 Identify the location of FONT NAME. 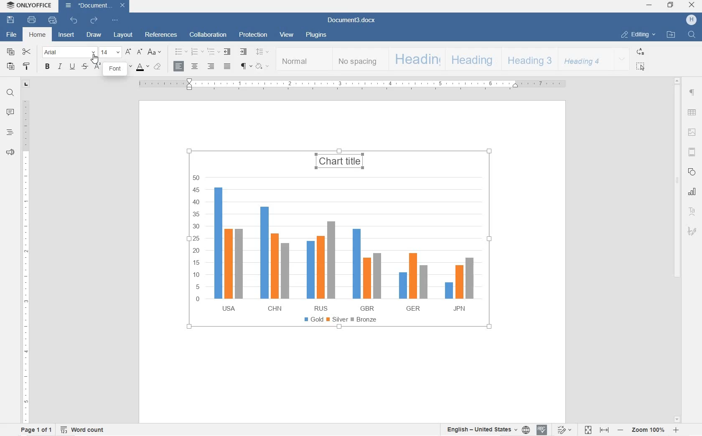
(69, 52).